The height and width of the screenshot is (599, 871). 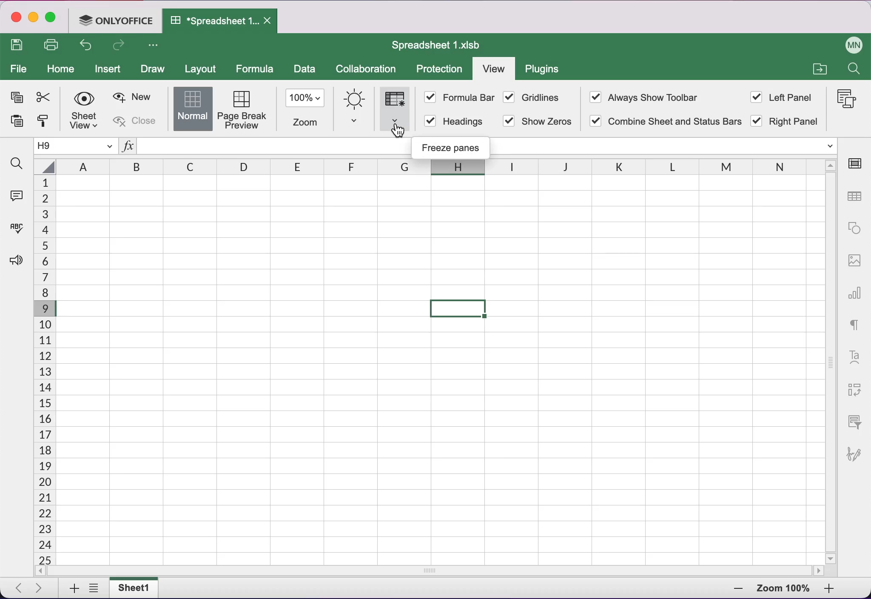 What do you see at coordinates (784, 97) in the screenshot?
I see `left panel` at bounding box center [784, 97].